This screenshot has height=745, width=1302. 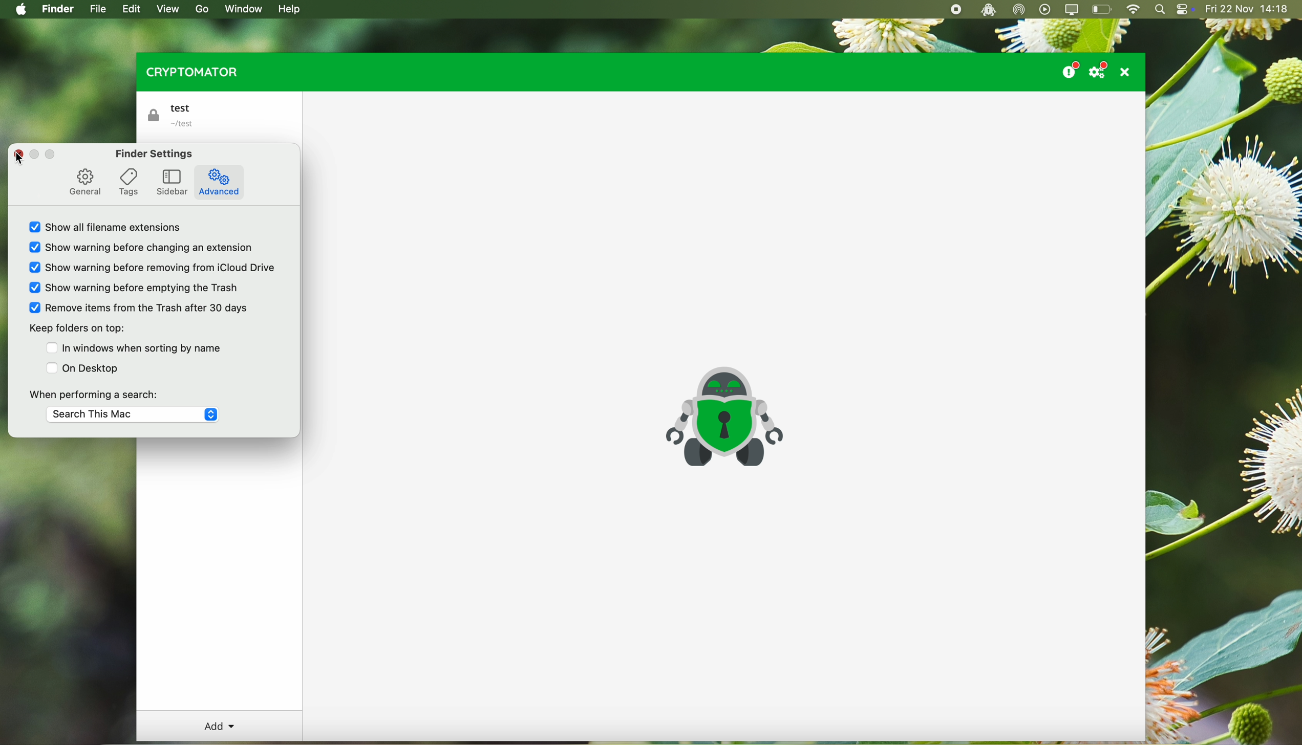 I want to click on Show warning before removing from iCloud Drive, so click(x=152, y=268).